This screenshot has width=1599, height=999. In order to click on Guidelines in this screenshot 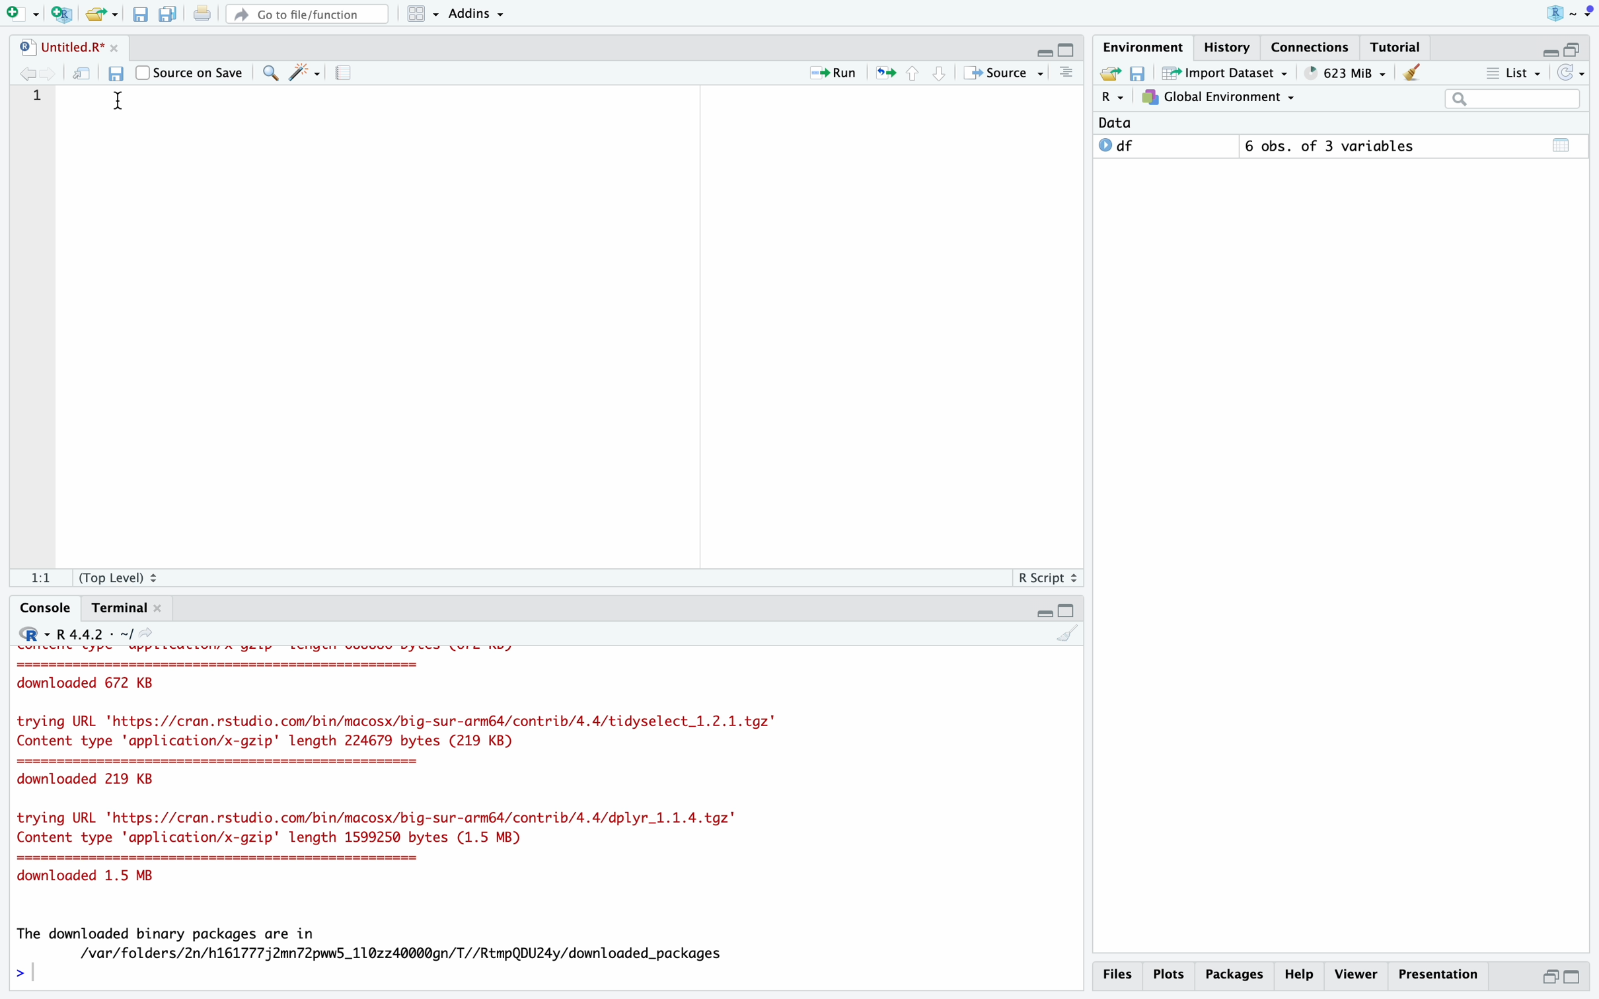, I will do `click(348, 73)`.